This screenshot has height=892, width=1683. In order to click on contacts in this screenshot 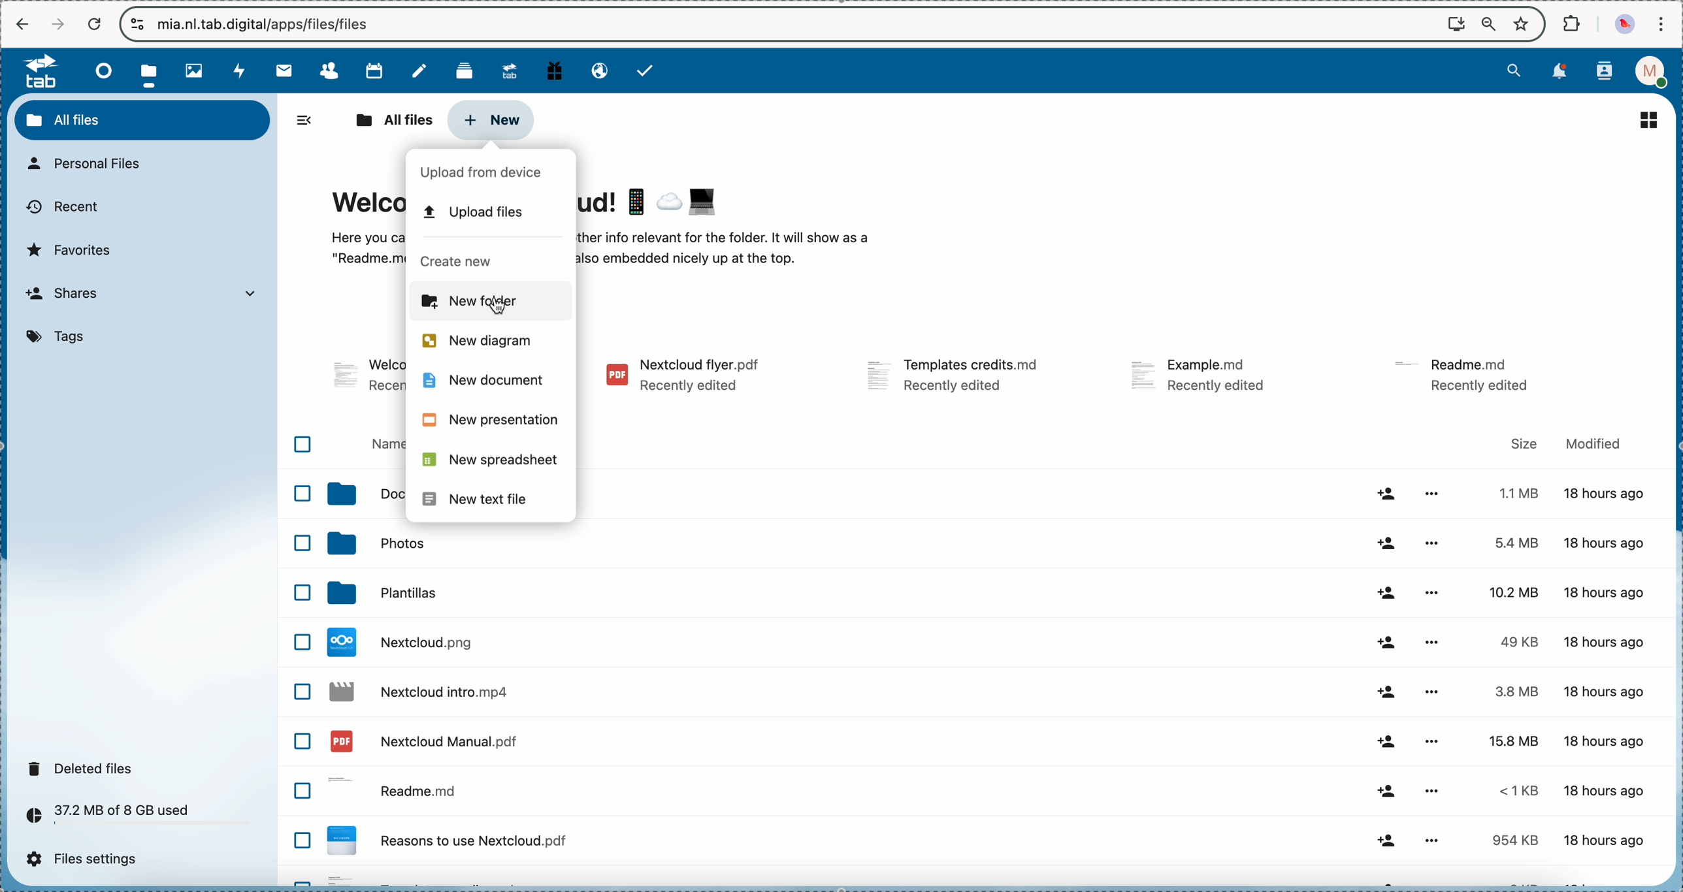, I will do `click(329, 71)`.